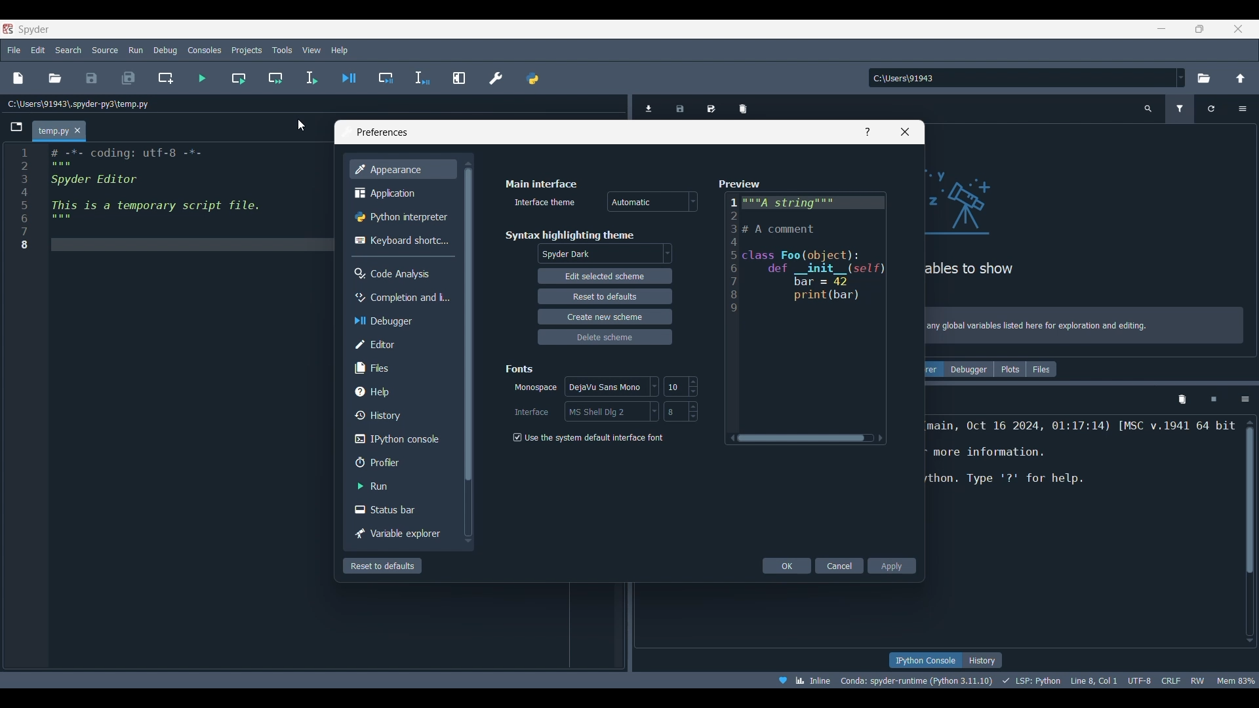 The image size is (1259, 708). I want to click on Run, so click(379, 485).